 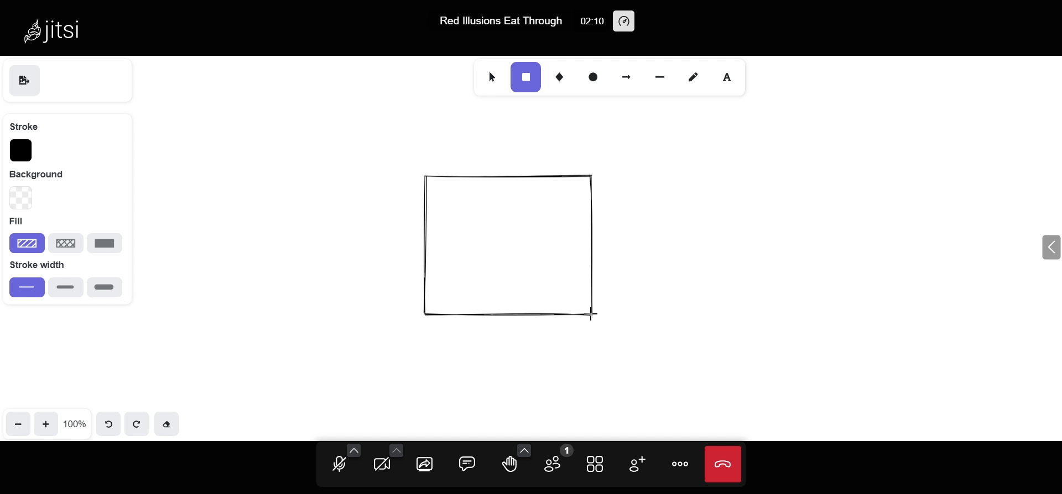 What do you see at coordinates (66, 241) in the screenshot?
I see `cross hatch` at bounding box center [66, 241].